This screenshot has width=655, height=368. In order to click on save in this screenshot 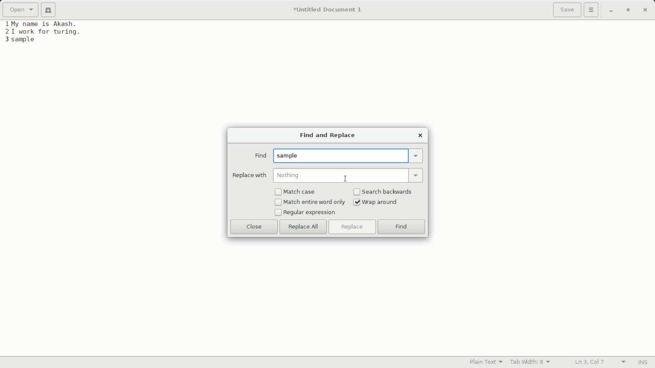, I will do `click(567, 11)`.